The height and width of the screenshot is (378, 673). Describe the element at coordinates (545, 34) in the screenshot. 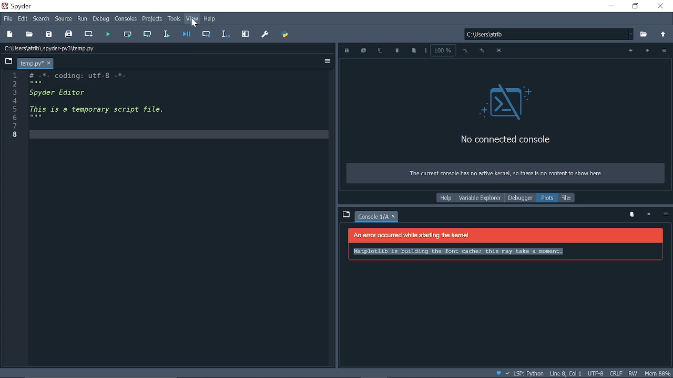

I see `` at that location.